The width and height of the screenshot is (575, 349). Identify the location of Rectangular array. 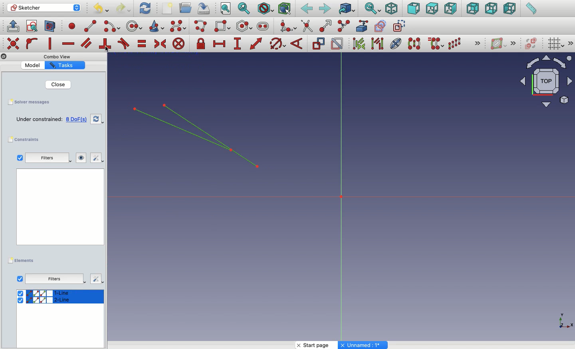
(455, 43).